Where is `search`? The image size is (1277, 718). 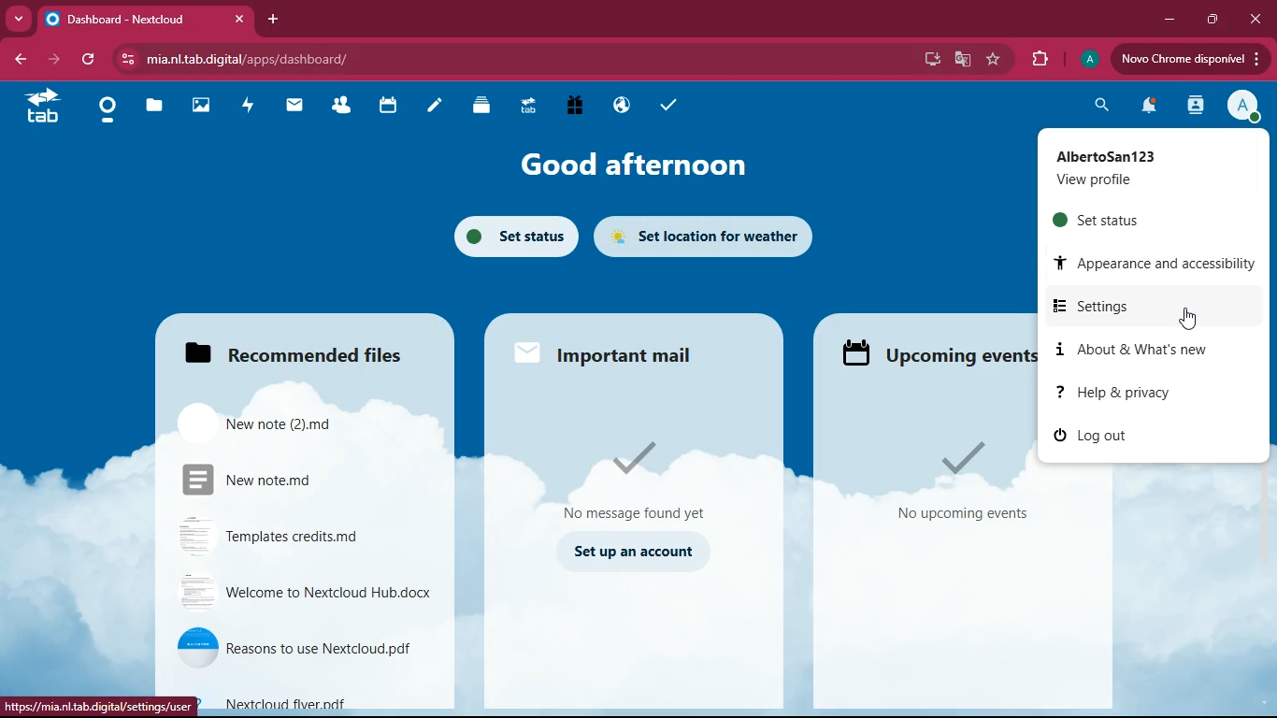 search is located at coordinates (1099, 108).